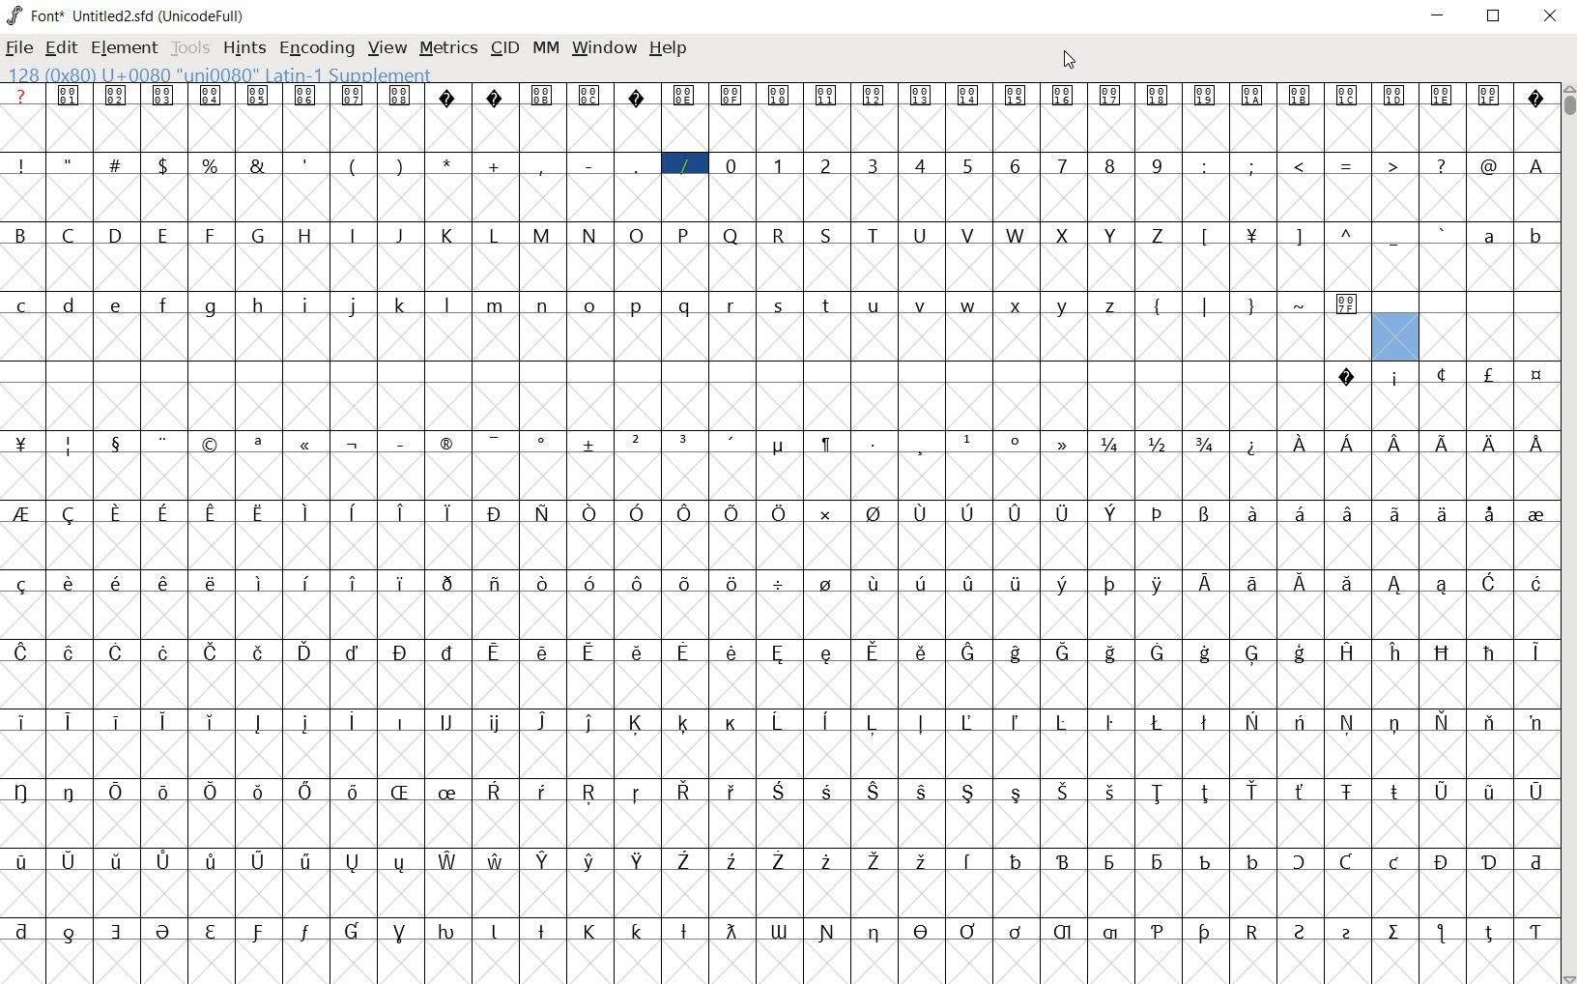  I want to click on glyph, so click(446, 97).